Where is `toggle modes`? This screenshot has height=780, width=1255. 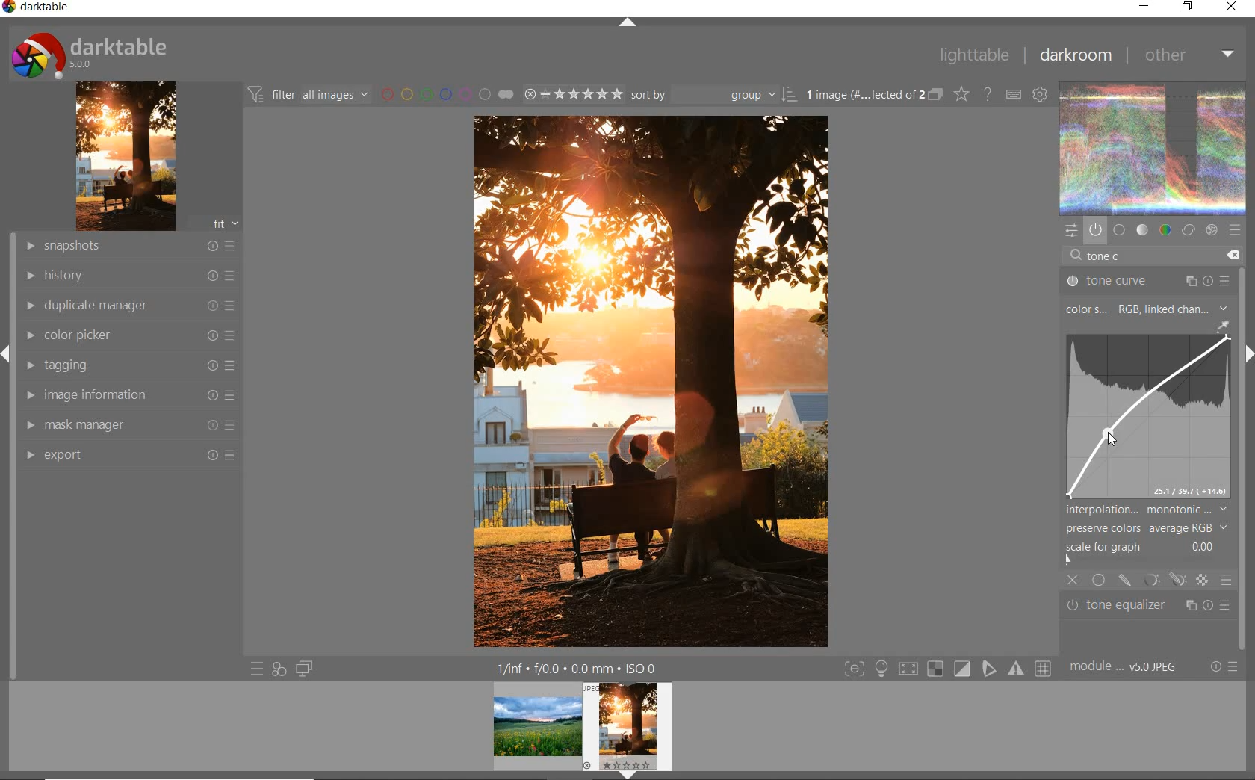
toggle modes is located at coordinates (946, 670).